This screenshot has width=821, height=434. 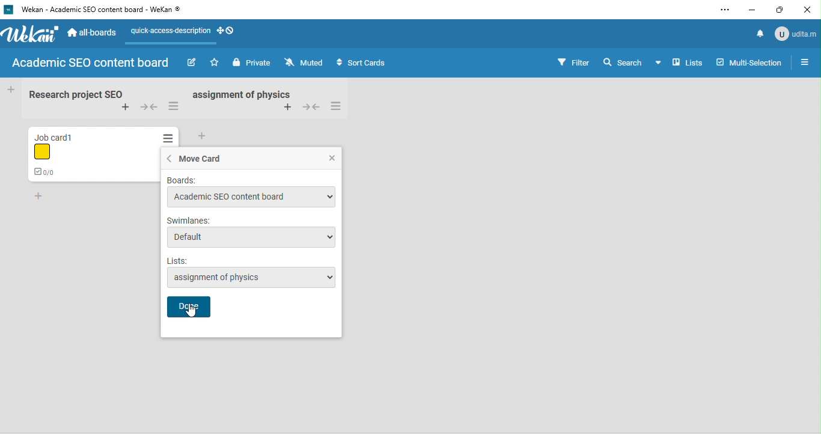 I want to click on boards options, so click(x=249, y=197).